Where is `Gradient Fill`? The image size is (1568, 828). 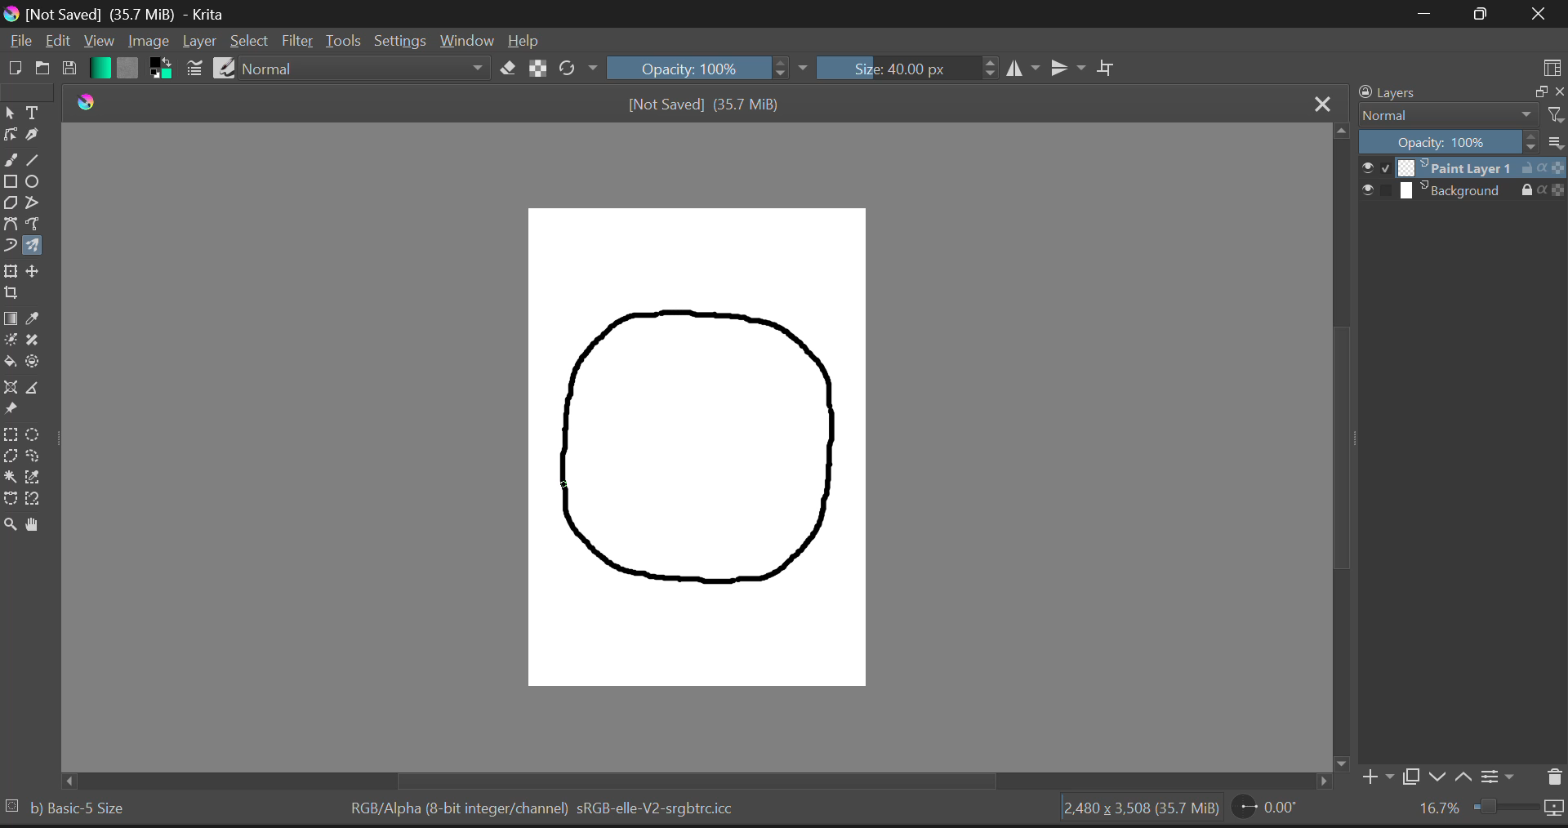 Gradient Fill is located at coordinates (11, 318).